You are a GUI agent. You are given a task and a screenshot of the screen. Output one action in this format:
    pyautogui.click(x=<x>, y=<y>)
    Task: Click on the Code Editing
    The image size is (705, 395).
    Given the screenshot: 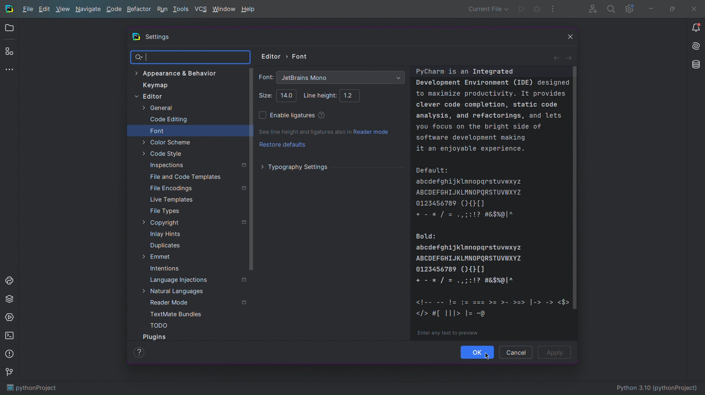 What is the action you would take?
    pyautogui.click(x=165, y=120)
    